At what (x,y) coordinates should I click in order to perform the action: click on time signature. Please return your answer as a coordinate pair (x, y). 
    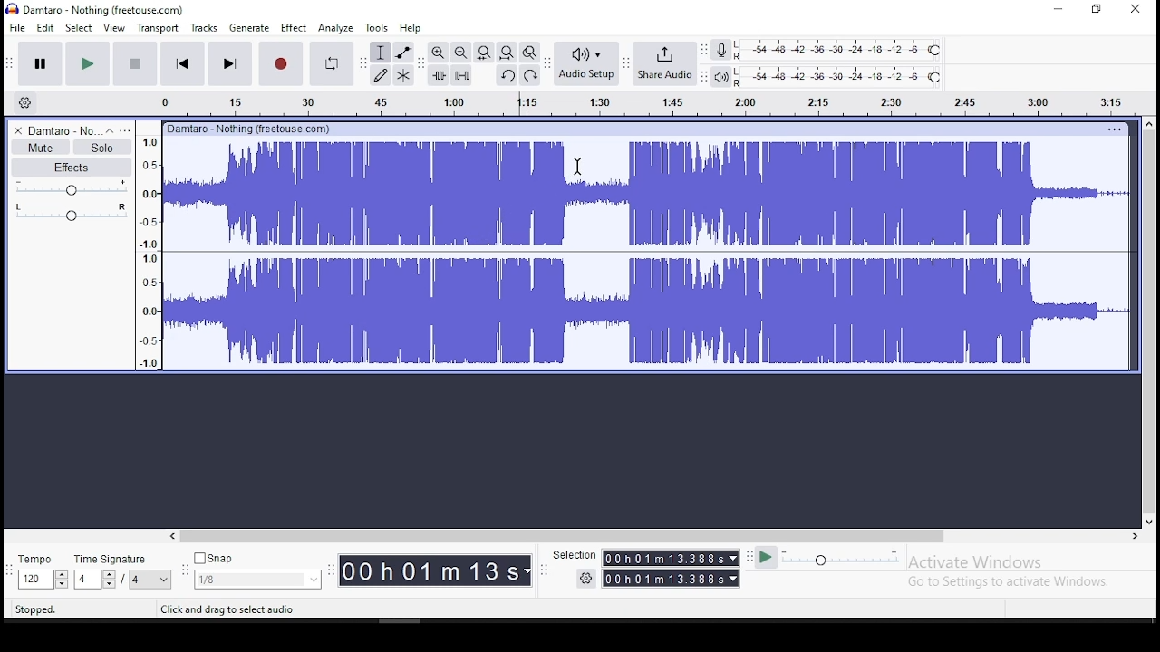
    Looking at the image, I should click on (111, 559).